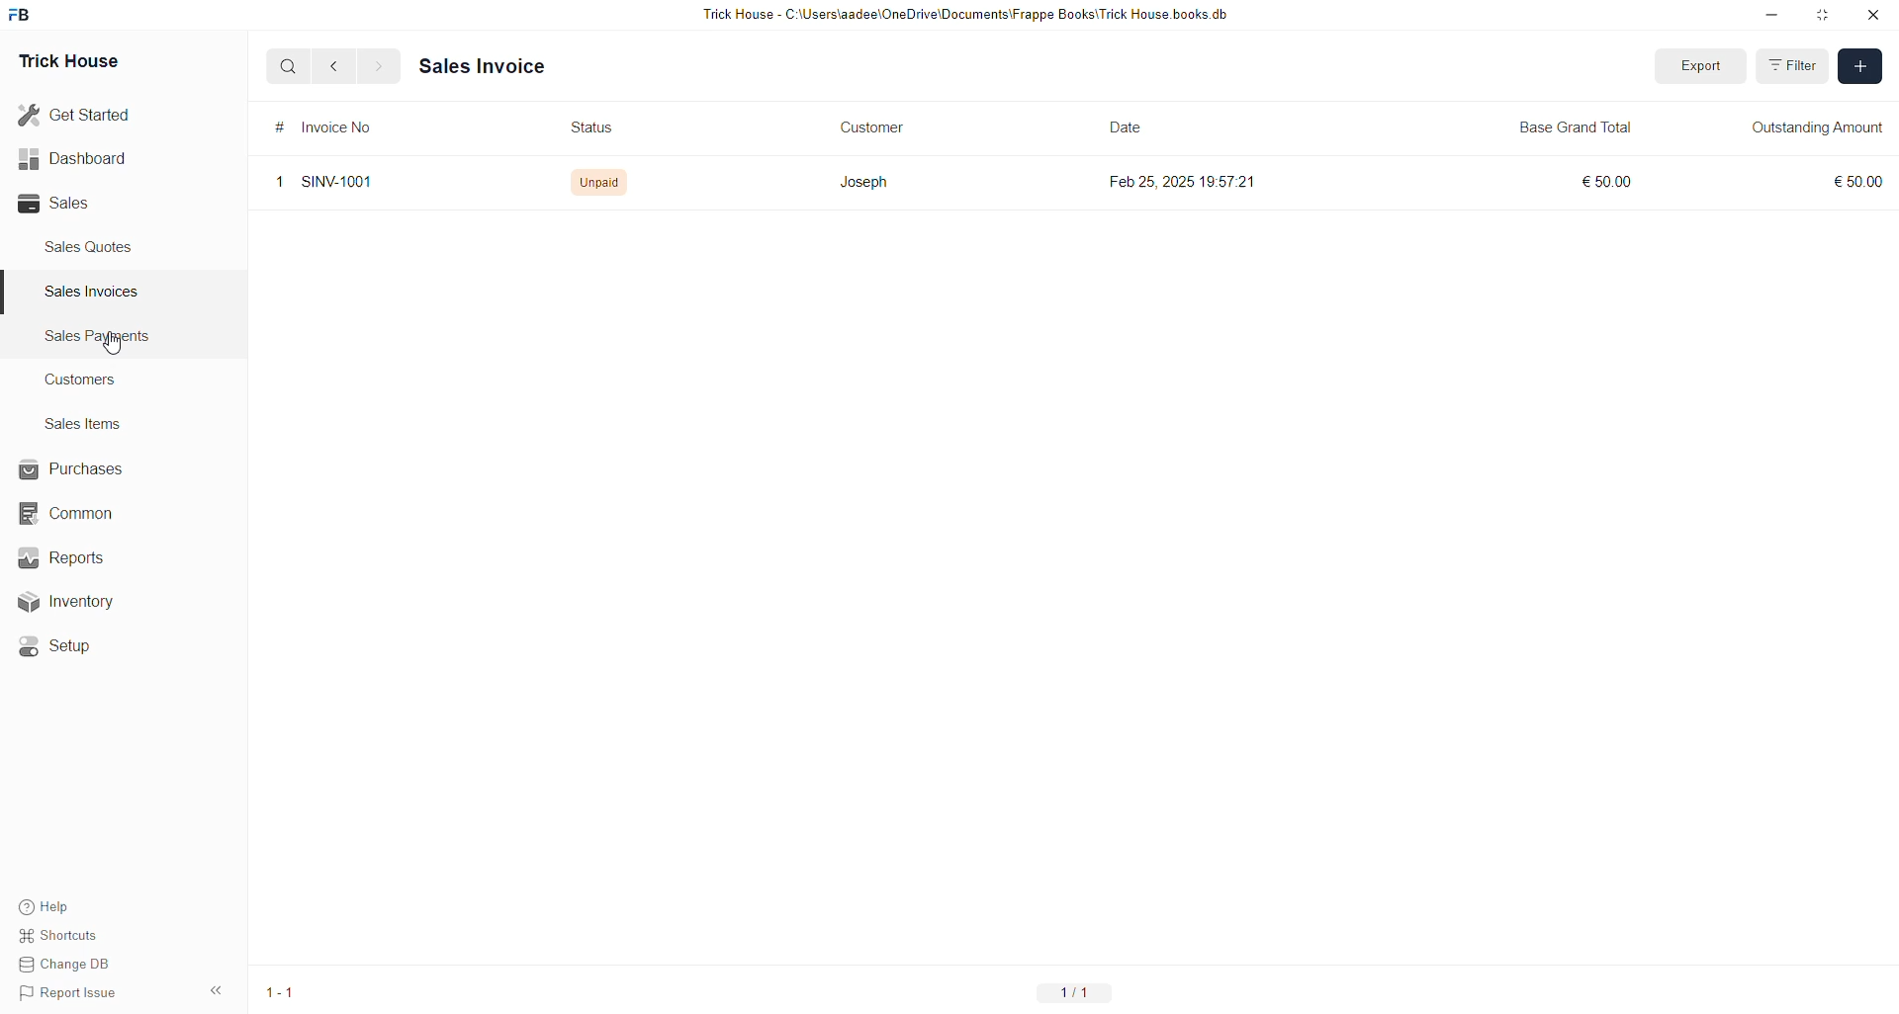 This screenshot has height=1014, width=1899. I want to click on Filter, so click(1792, 65).